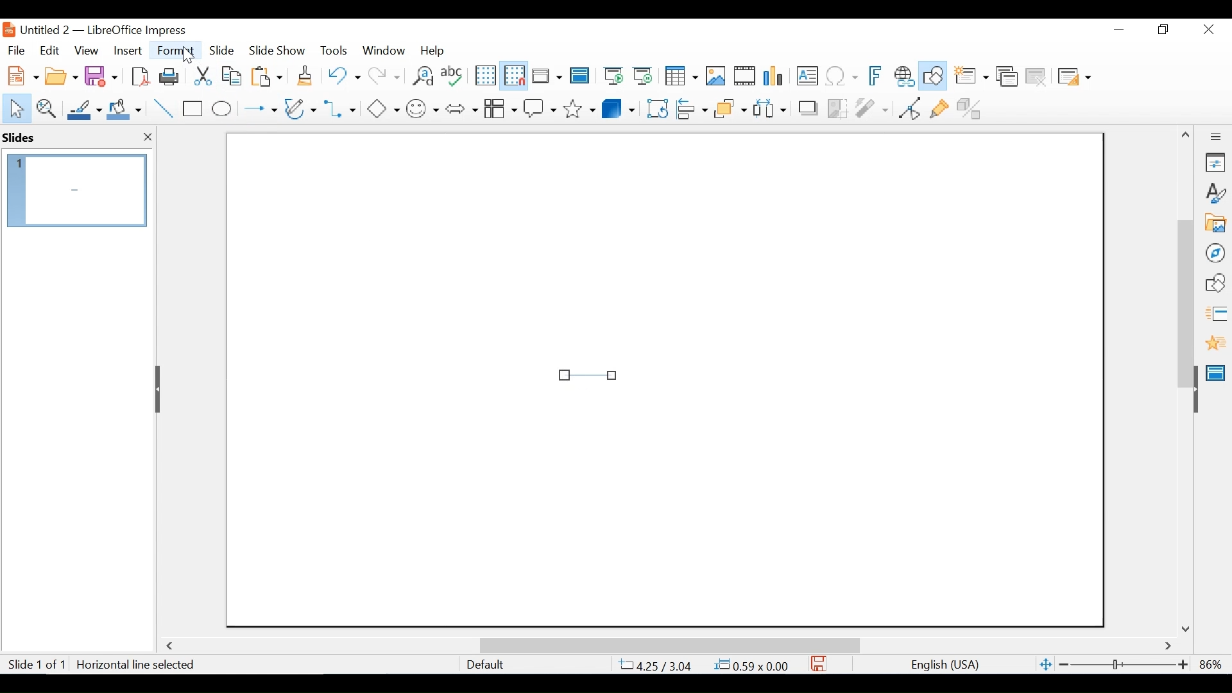 This screenshot has width=1232, height=693. I want to click on LibreOffice Desktop Icon, so click(8, 30).